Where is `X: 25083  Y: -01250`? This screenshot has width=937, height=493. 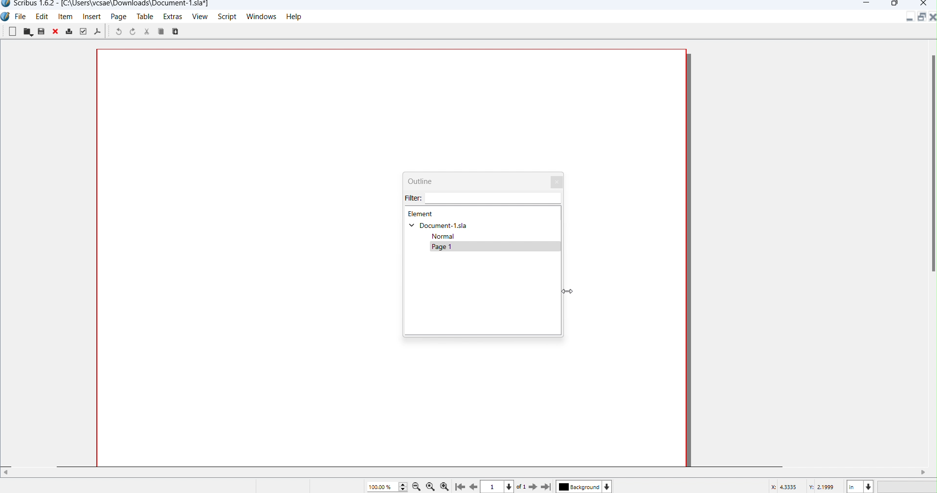
X: 25083  Y: -01250 is located at coordinates (803, 486).